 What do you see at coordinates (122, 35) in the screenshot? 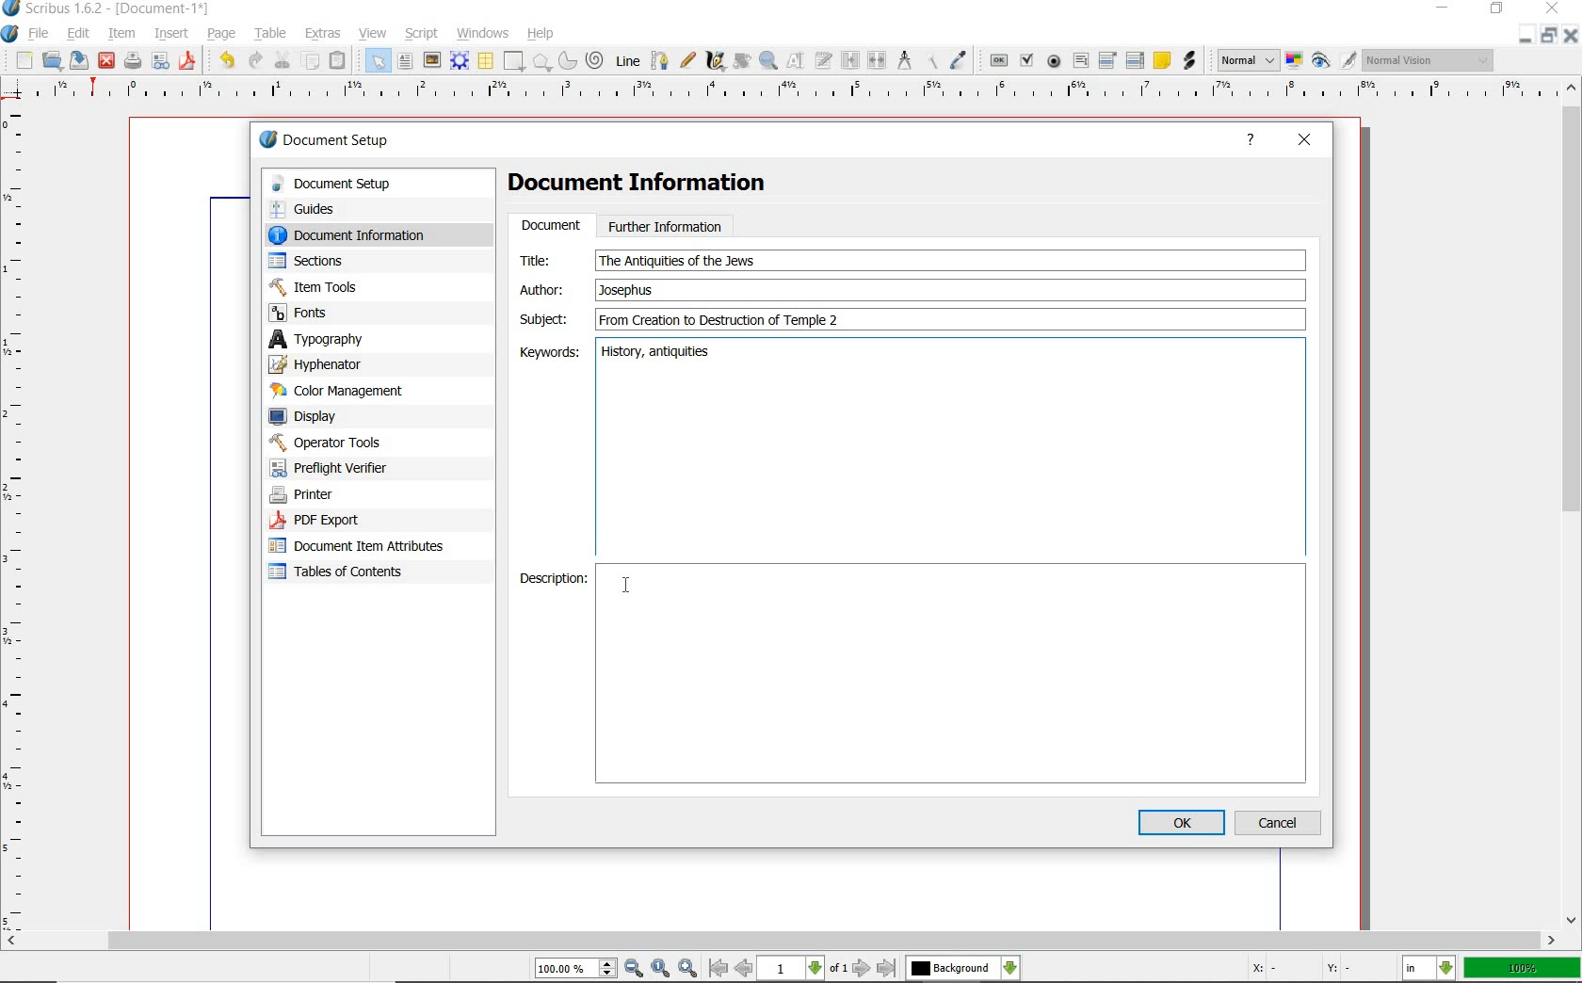
I see `item` at bounding box center [122, 35].